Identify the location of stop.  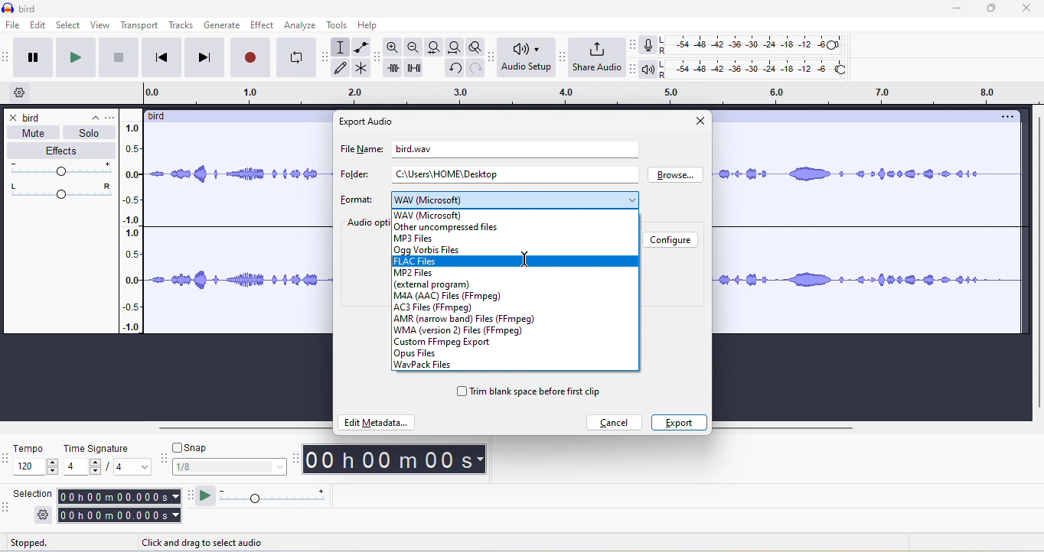
(120, 61).